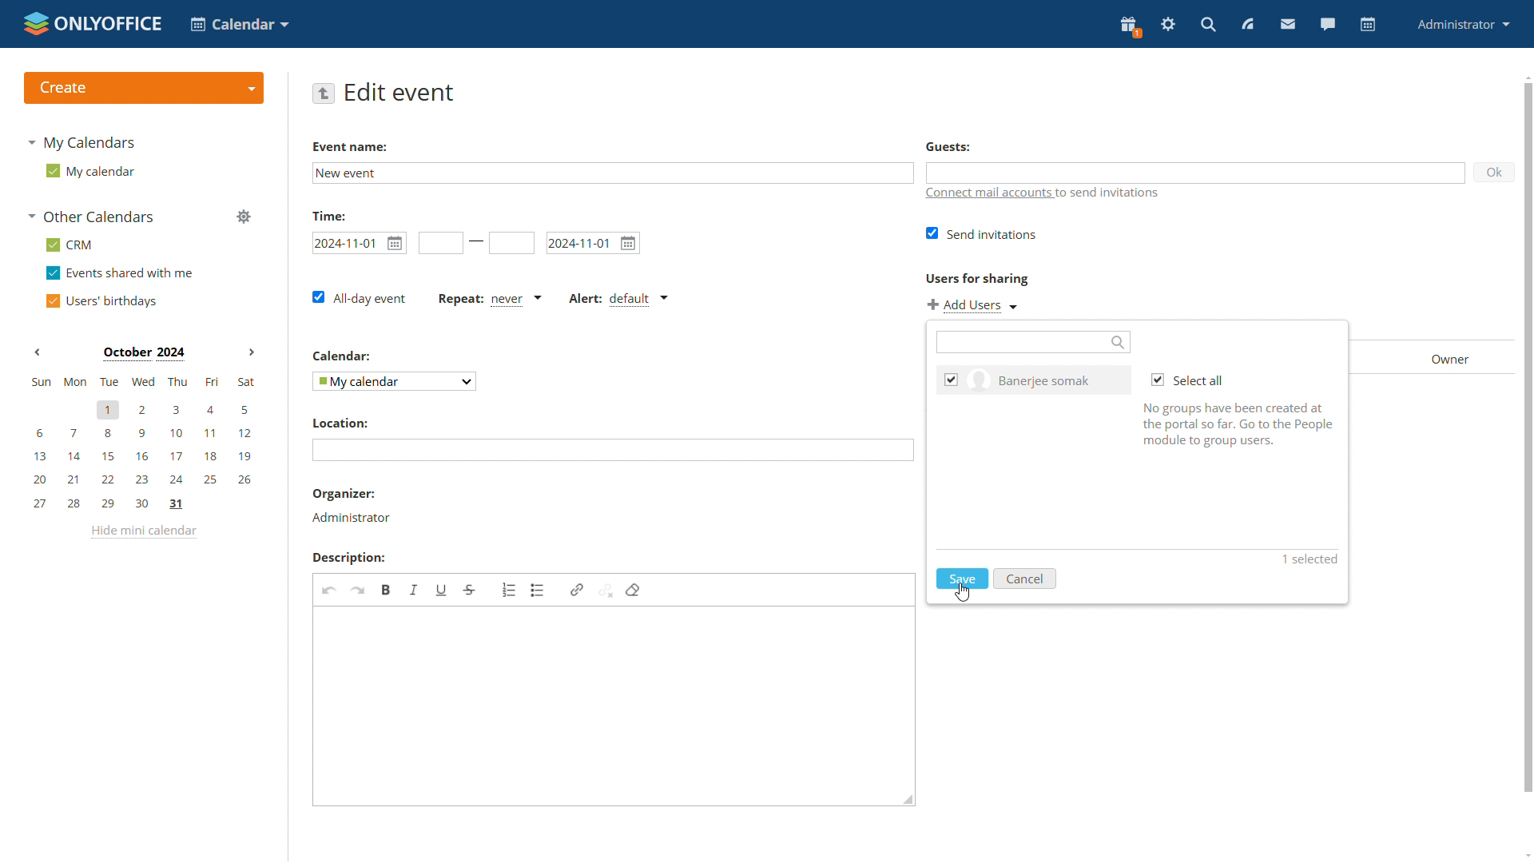 The image size is (1534, 863). I want to click on manage, so click(246, 218).